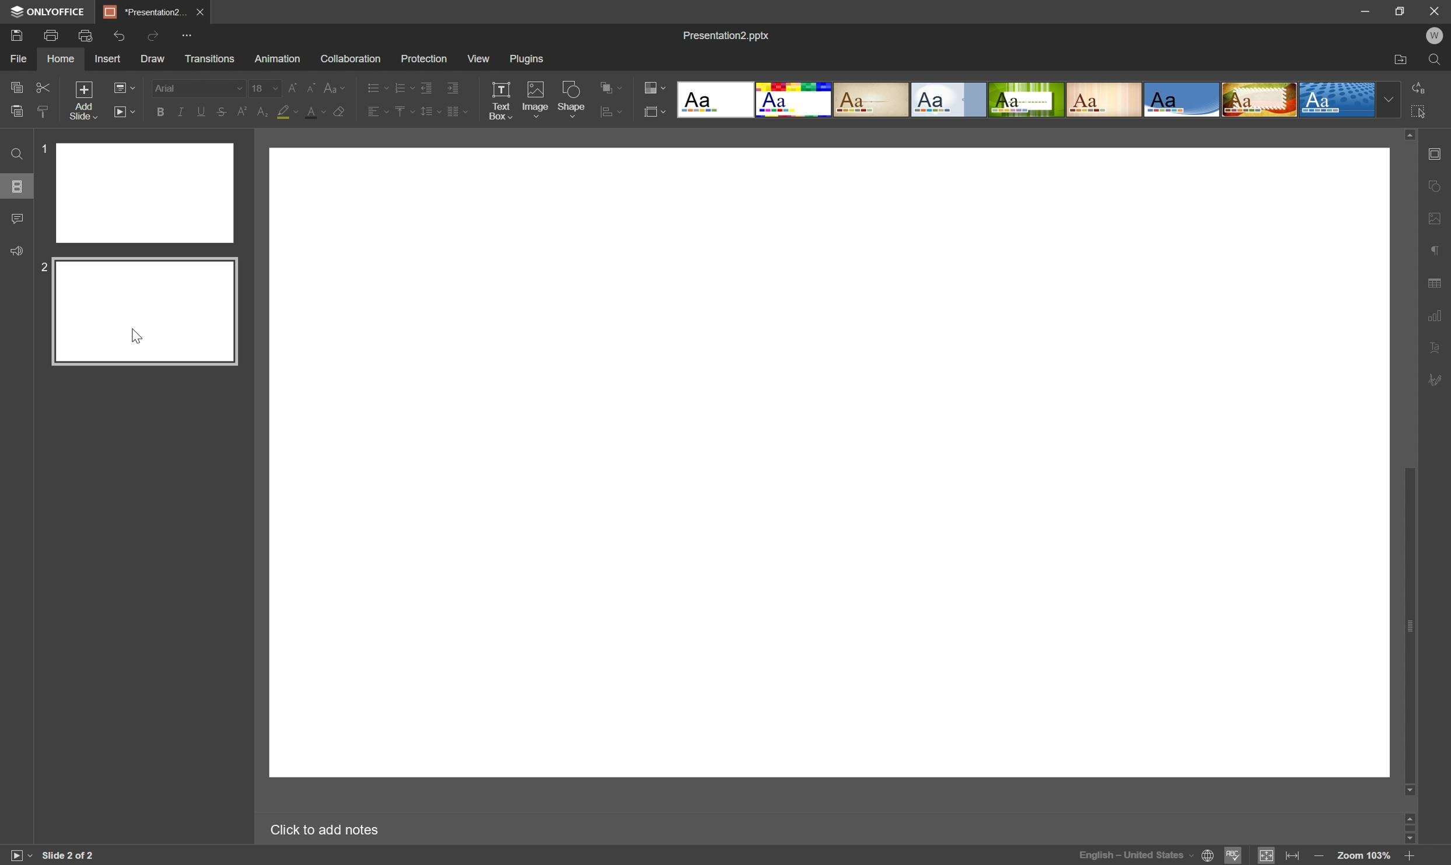 This screenshot has height=865, width=1451. Describe the element at coordinates (20, 58) in the screenshot. I see `File` at that location.